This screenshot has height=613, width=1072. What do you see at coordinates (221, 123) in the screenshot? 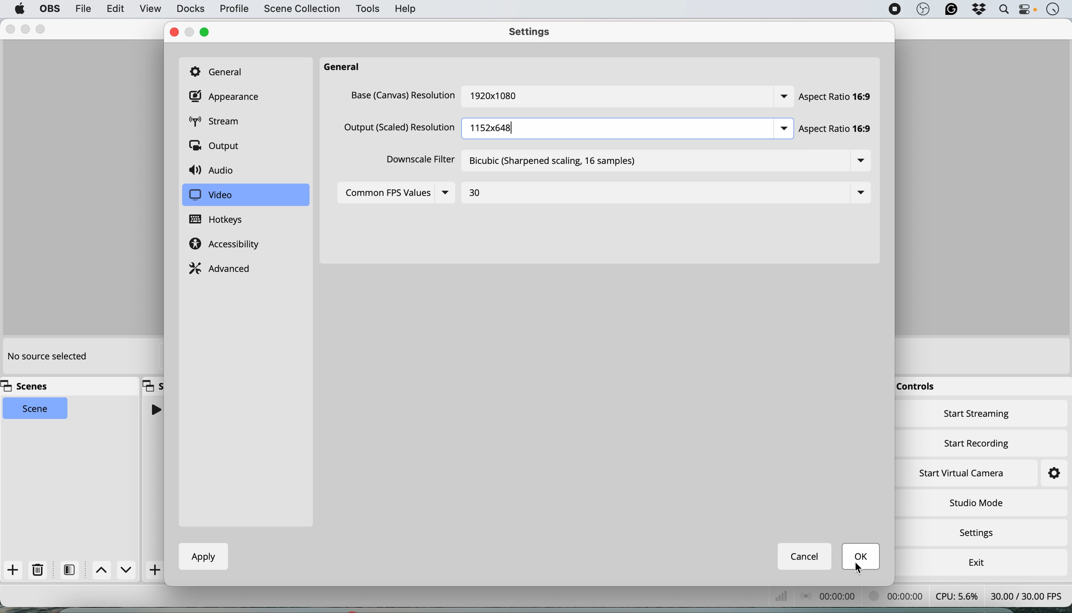
I see `stream` at bounding box center [221, 123].